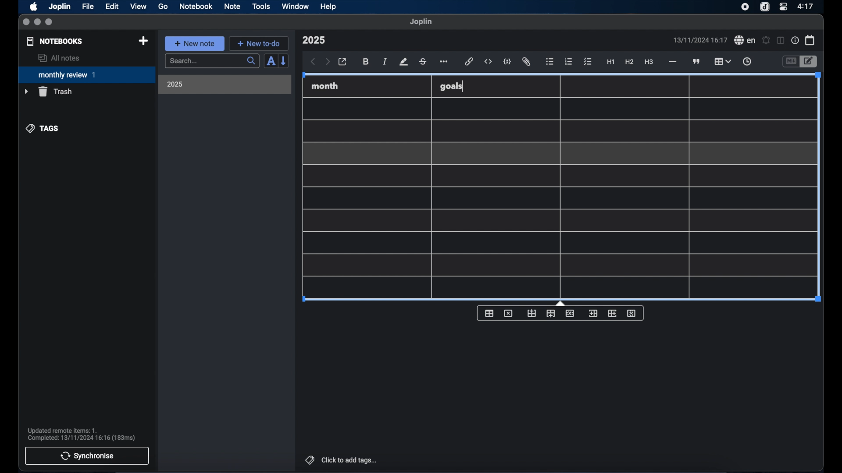 The width and height of the screenshot is (842, 473). What do you see at coordinates (196, 7) in the screenshot?
I see `notebook` at bounding box center [196, 7].